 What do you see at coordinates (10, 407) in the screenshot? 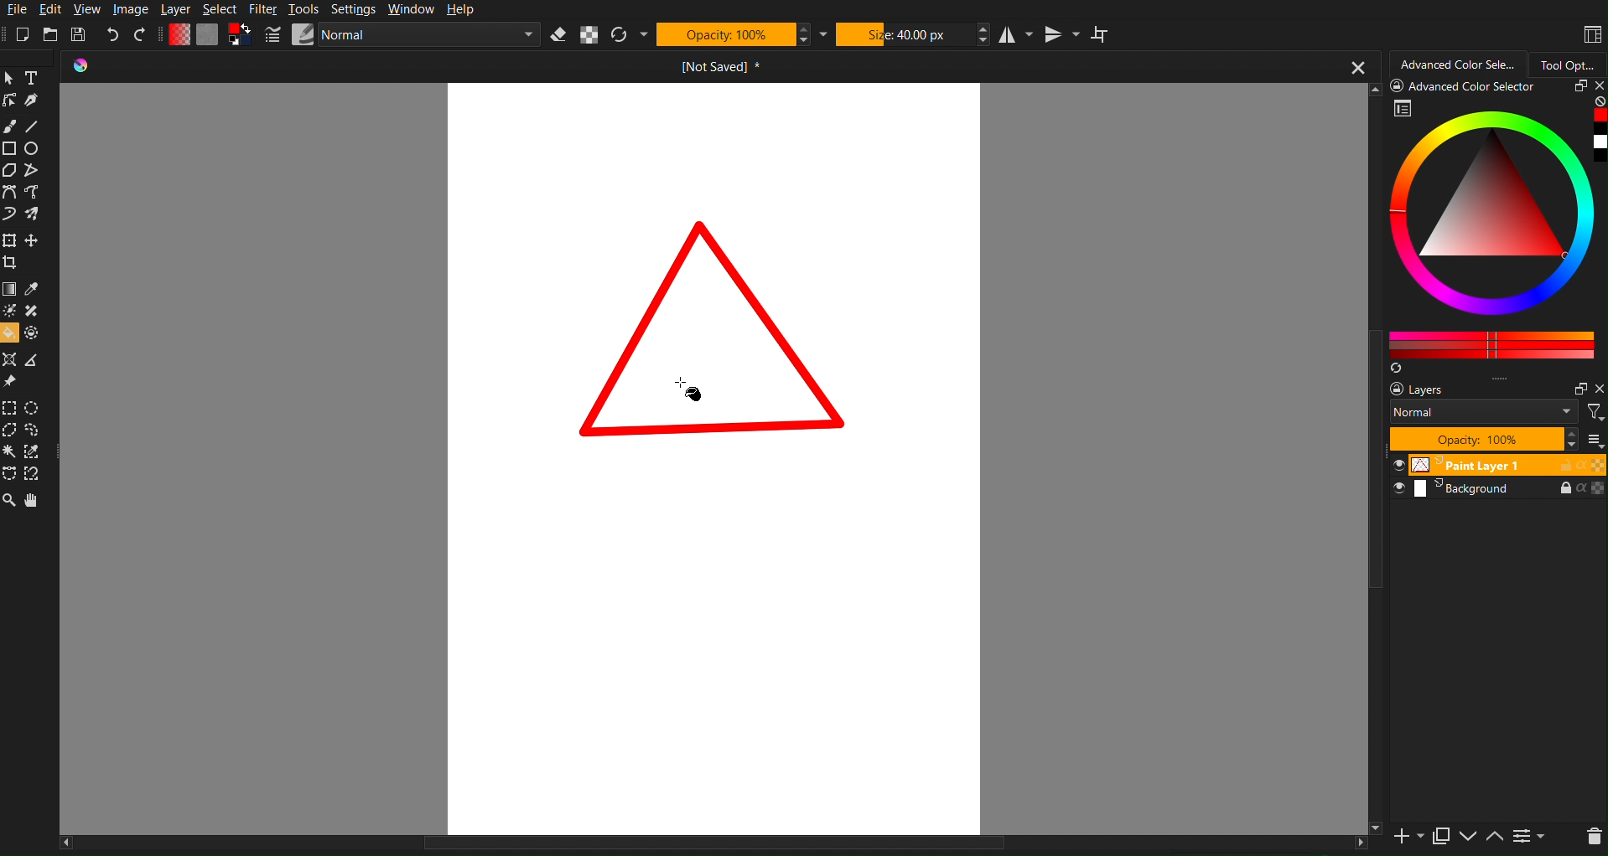
I see `rectangular Selection Tools` at bounding box center [10, 407].